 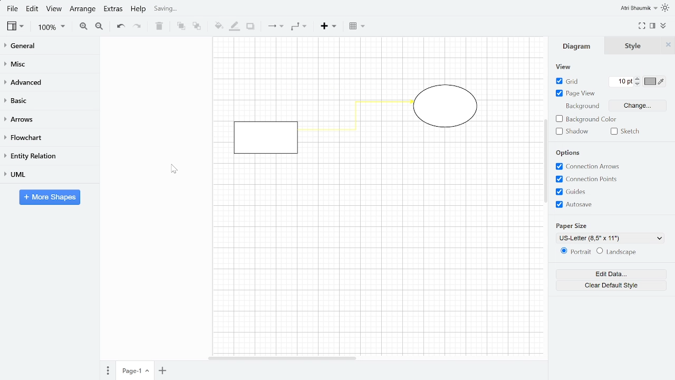 I want to click on Arrange, so click(x=83, y=10).